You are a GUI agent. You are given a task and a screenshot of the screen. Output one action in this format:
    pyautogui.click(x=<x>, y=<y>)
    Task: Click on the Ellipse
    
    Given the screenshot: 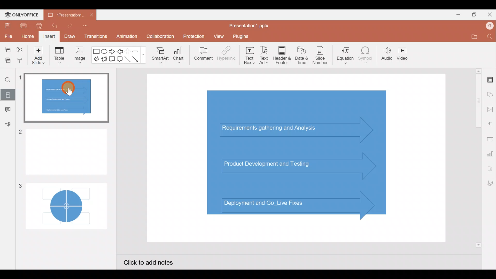 What is the action you would take?
    pyautogui.click(x=104, y=52)
    